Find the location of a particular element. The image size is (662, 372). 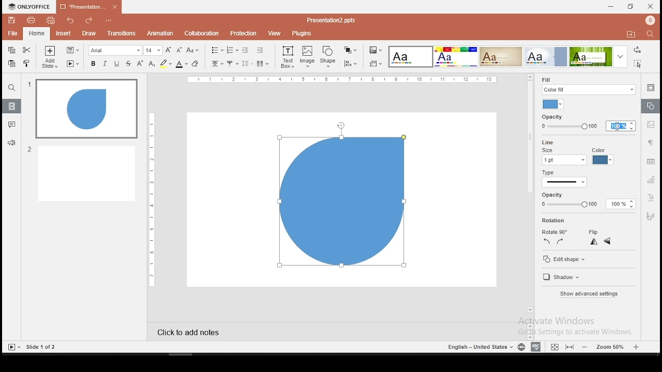

underline is located at coordinates (117, 64).